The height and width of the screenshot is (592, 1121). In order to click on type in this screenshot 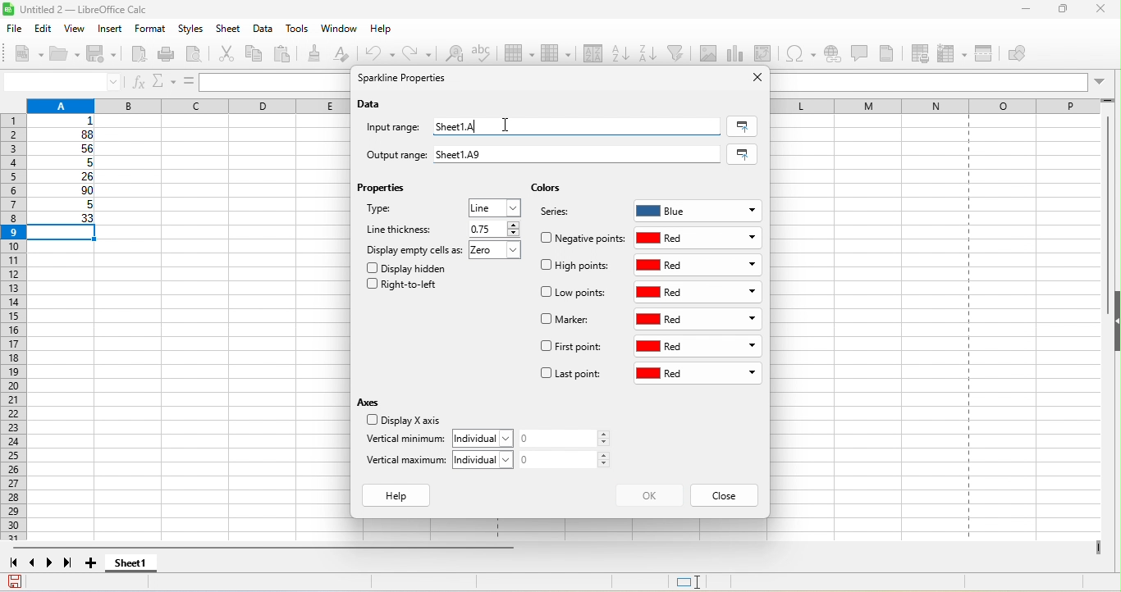, I will do `click(399, 212)`.